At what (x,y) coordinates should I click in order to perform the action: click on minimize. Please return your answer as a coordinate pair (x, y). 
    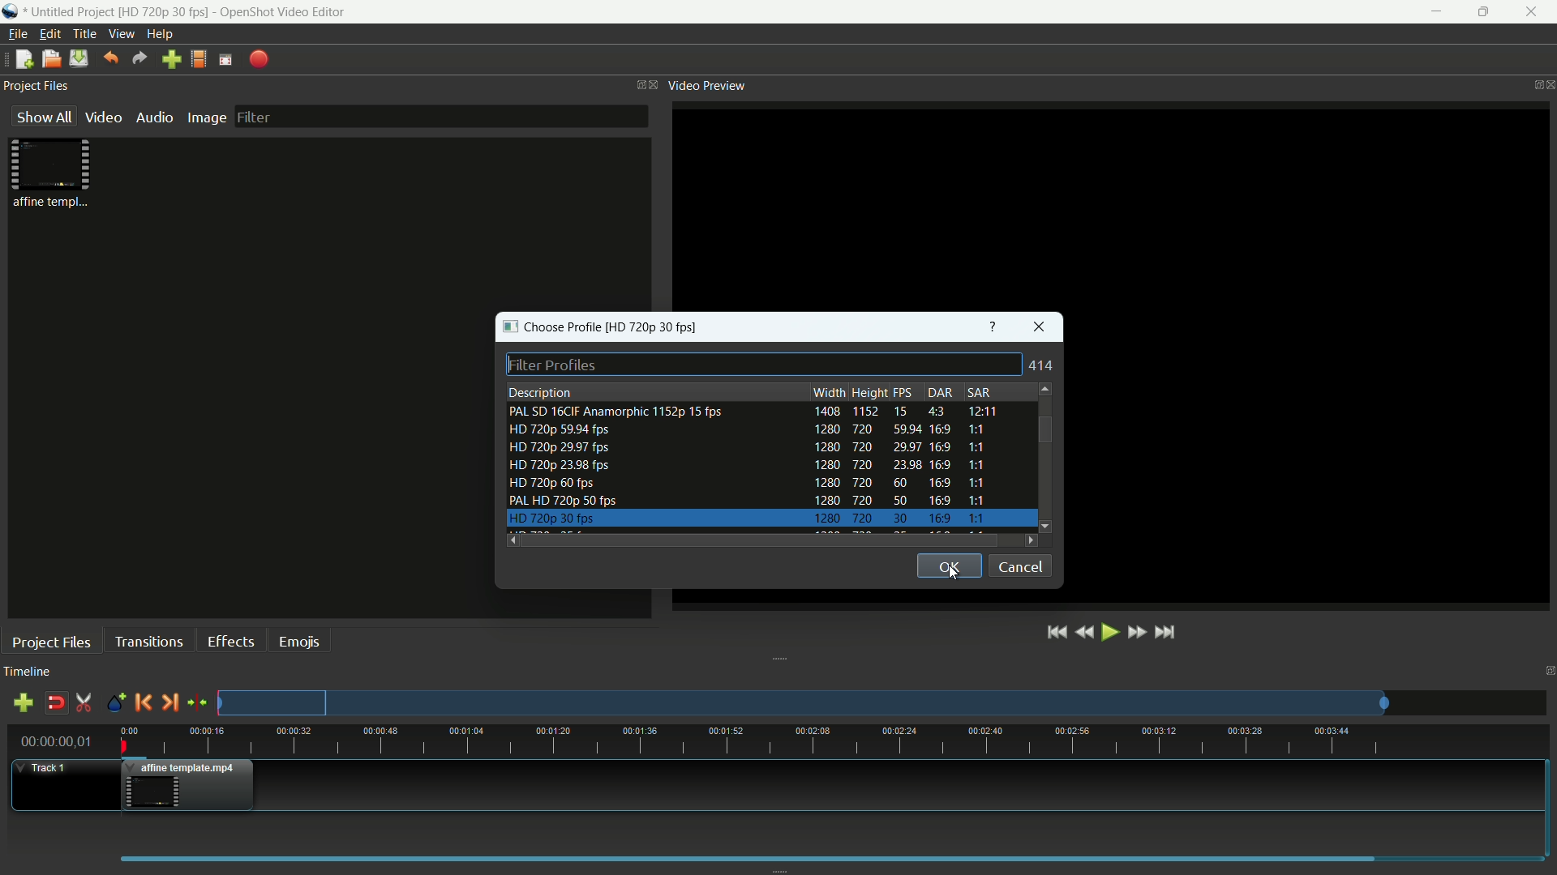
    Looking at the image, I should click on (1434, 11).